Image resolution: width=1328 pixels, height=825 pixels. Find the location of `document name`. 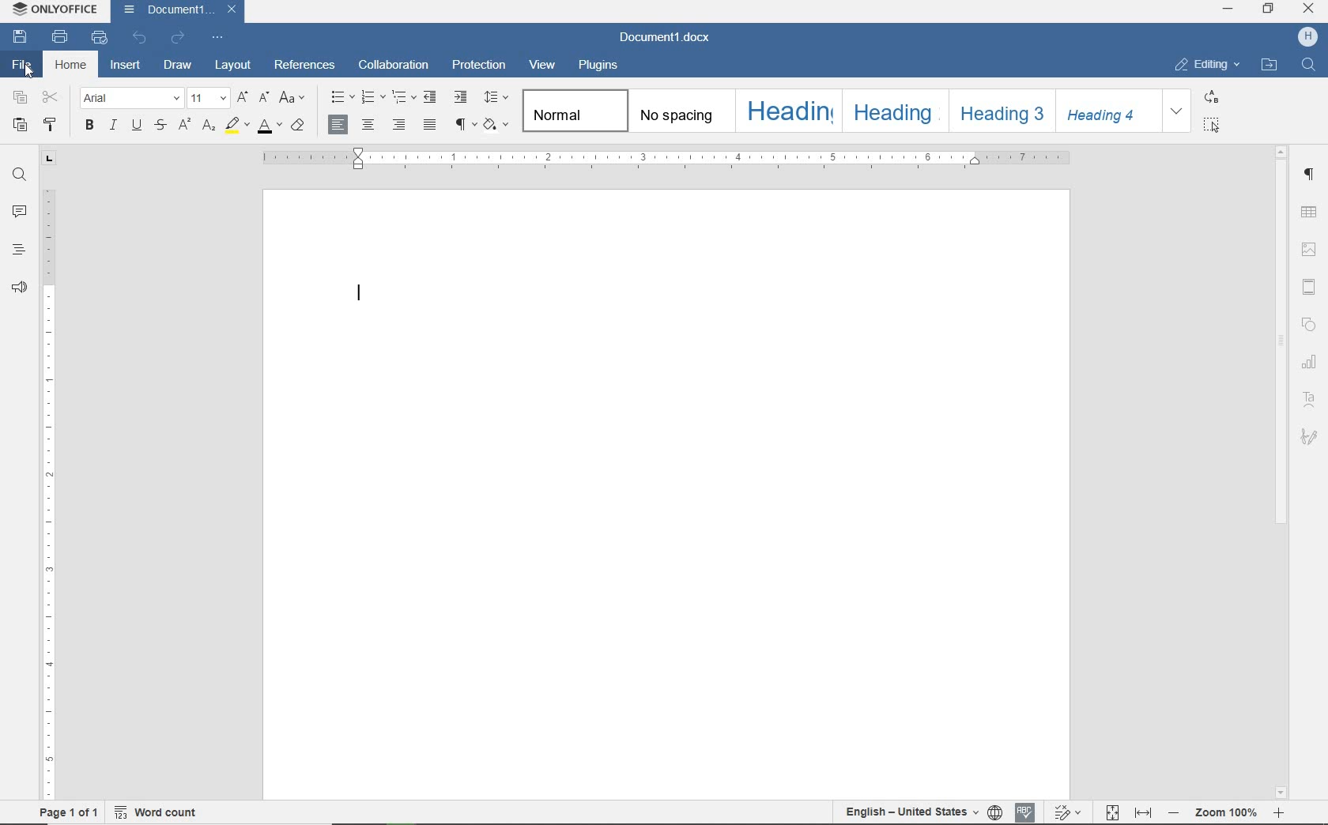

document name is located at coordinates (665, 37).